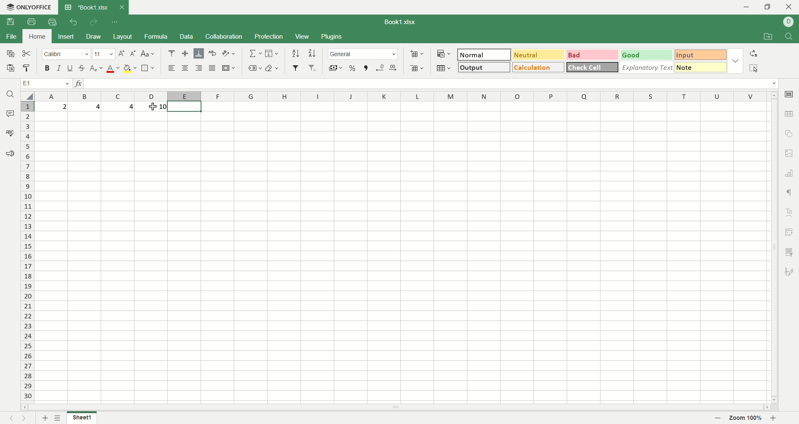 The height and width of the screenshot is (424, 799). What do you see at coordinates (8, 153) in the screenshot?
I see `feedback and support` at bounding box center [8, 153].